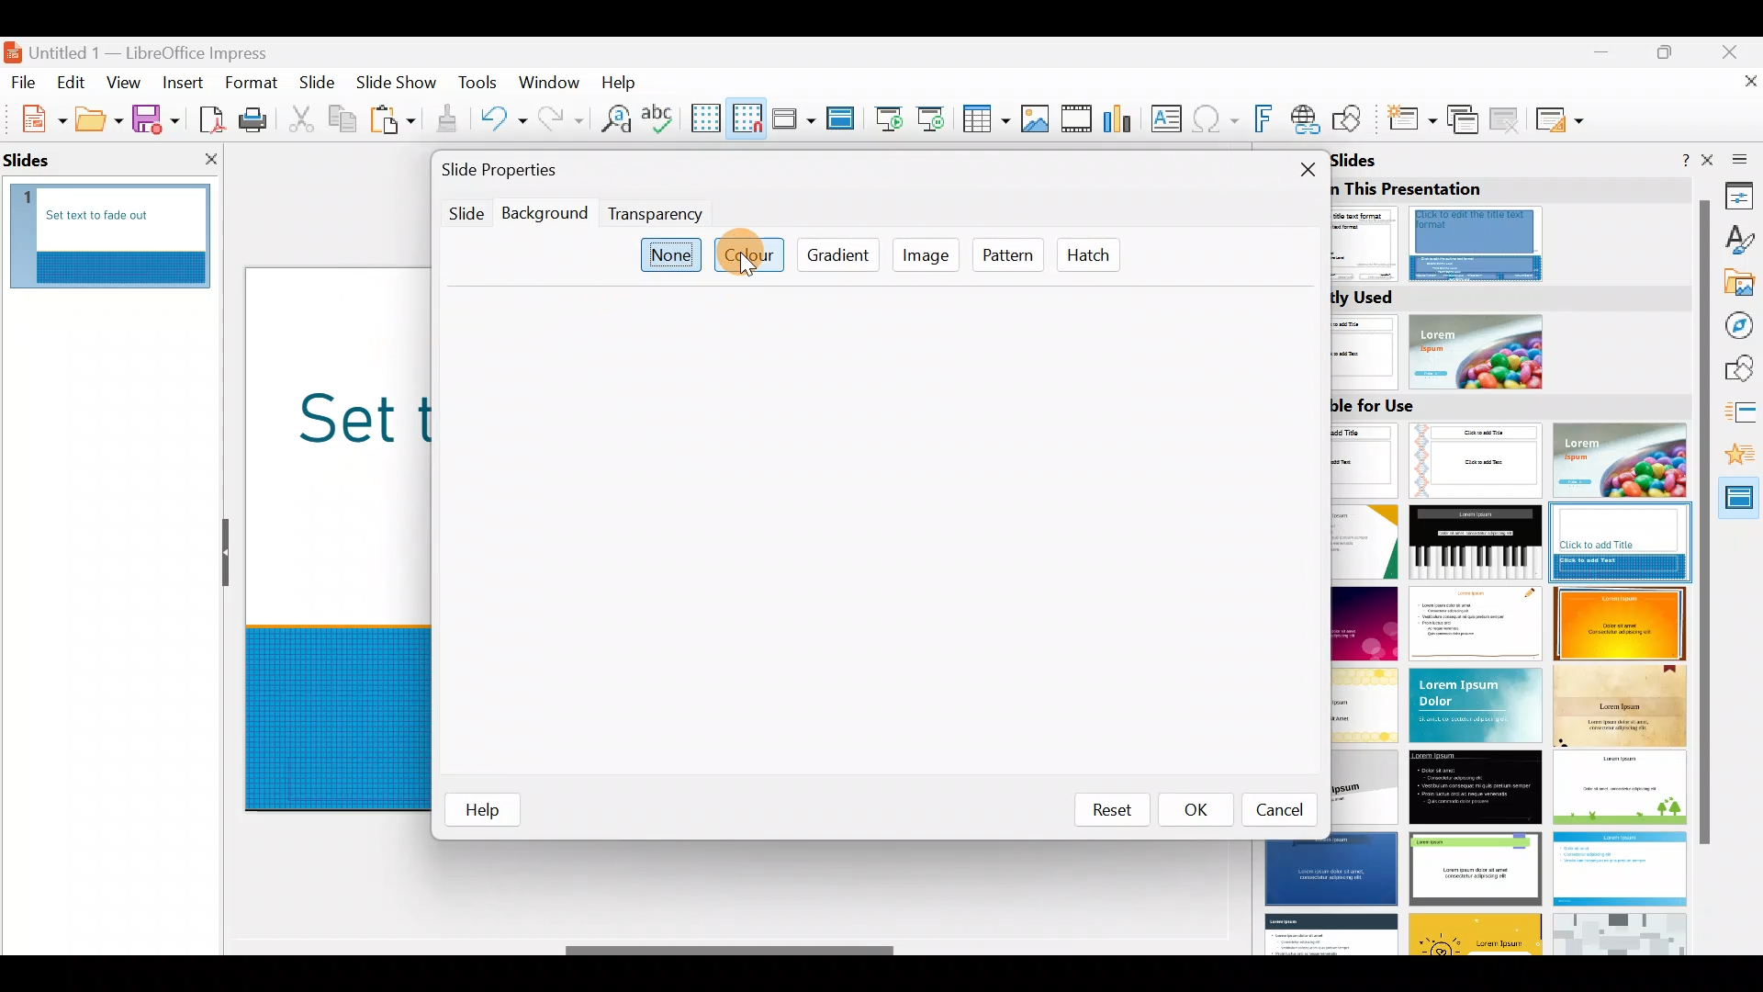  What do you see at coordinates (1704, 524) in the screenshot?
I see `scroll  bar` at bounding box center [1704, 524].